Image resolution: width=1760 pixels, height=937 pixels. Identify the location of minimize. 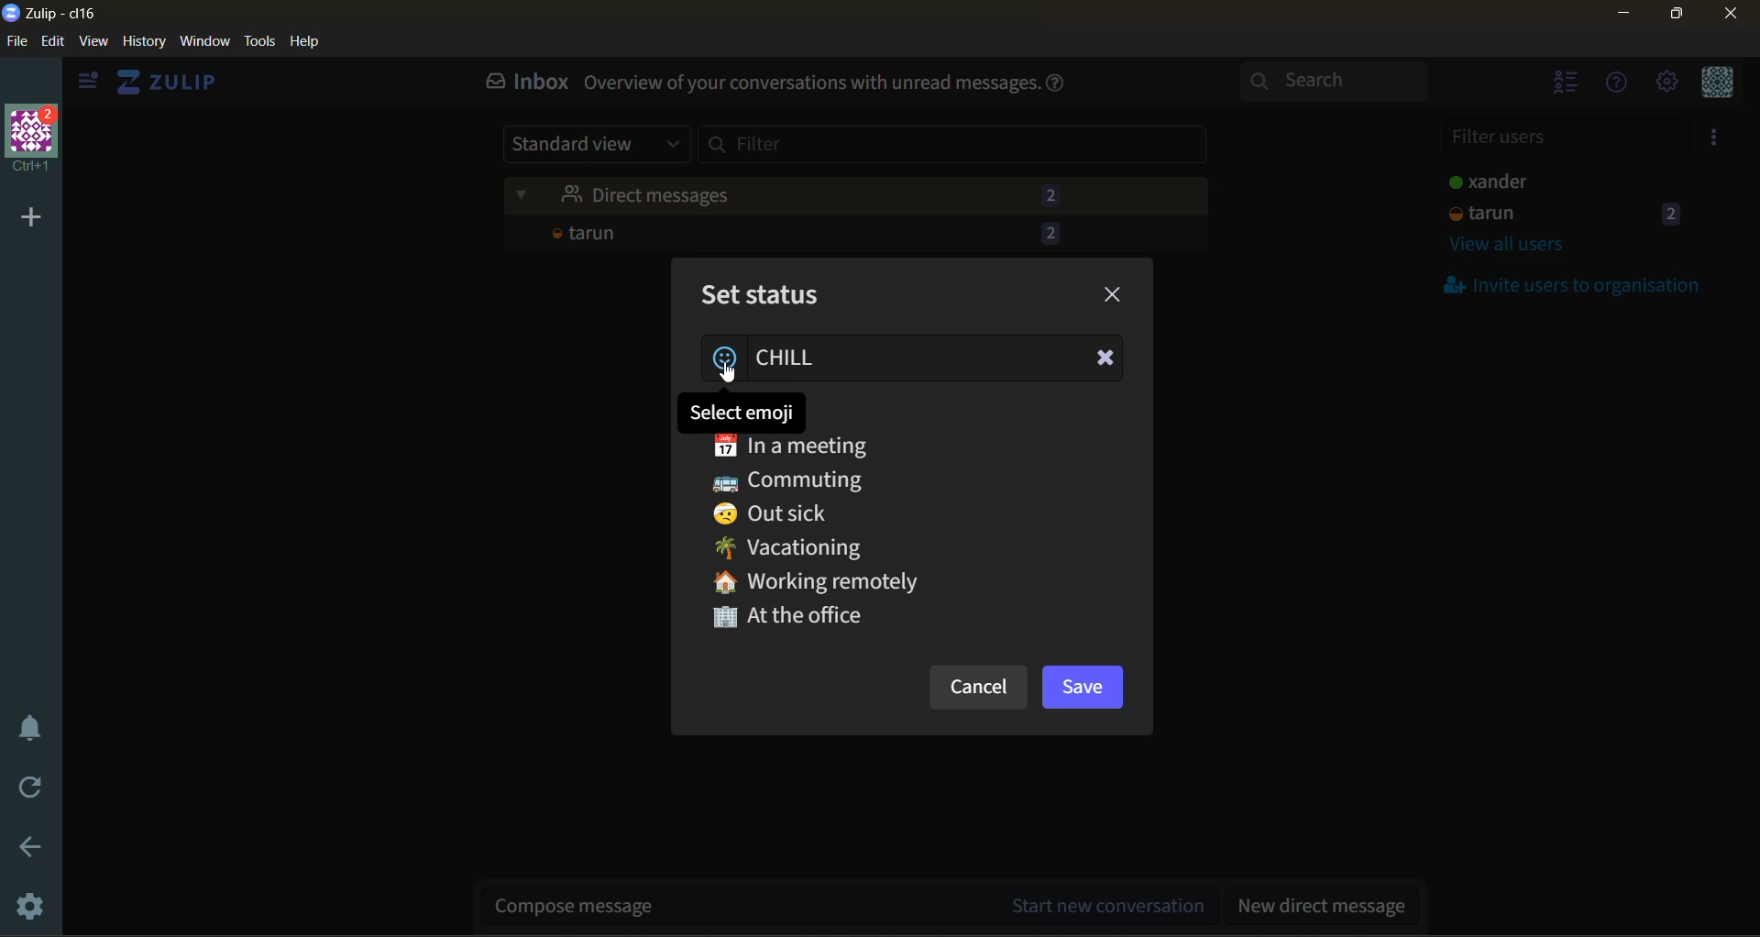
(1626, 15).